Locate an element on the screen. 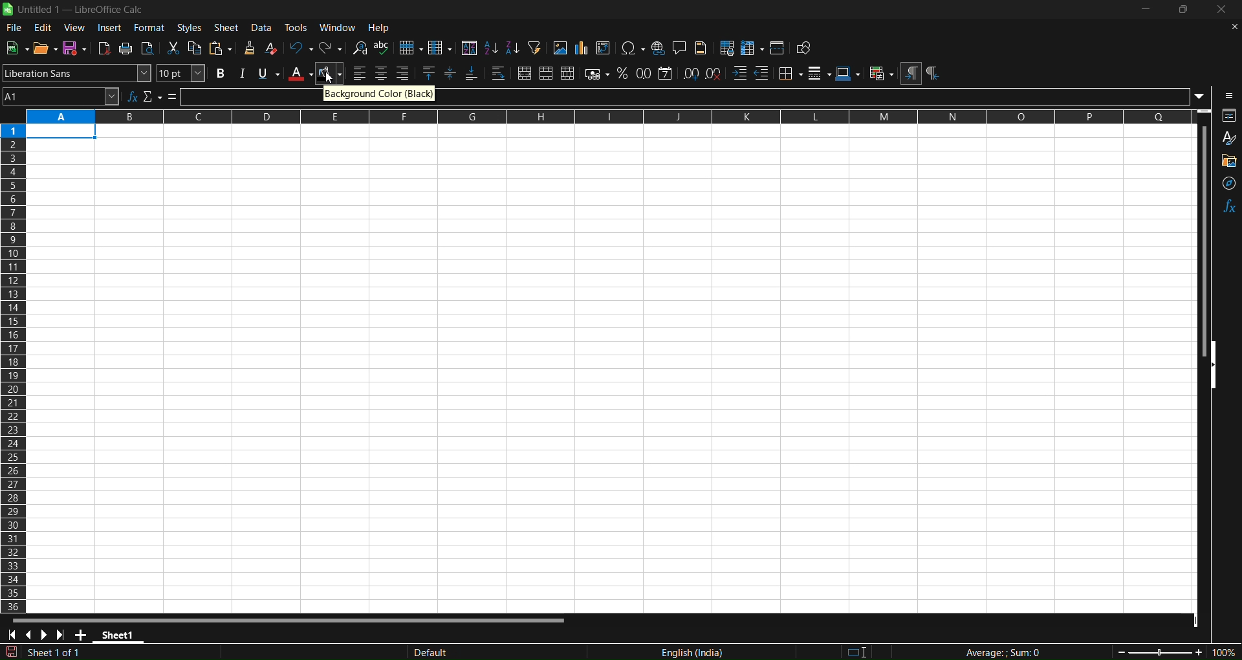  save is located at coordinates (74, 47).